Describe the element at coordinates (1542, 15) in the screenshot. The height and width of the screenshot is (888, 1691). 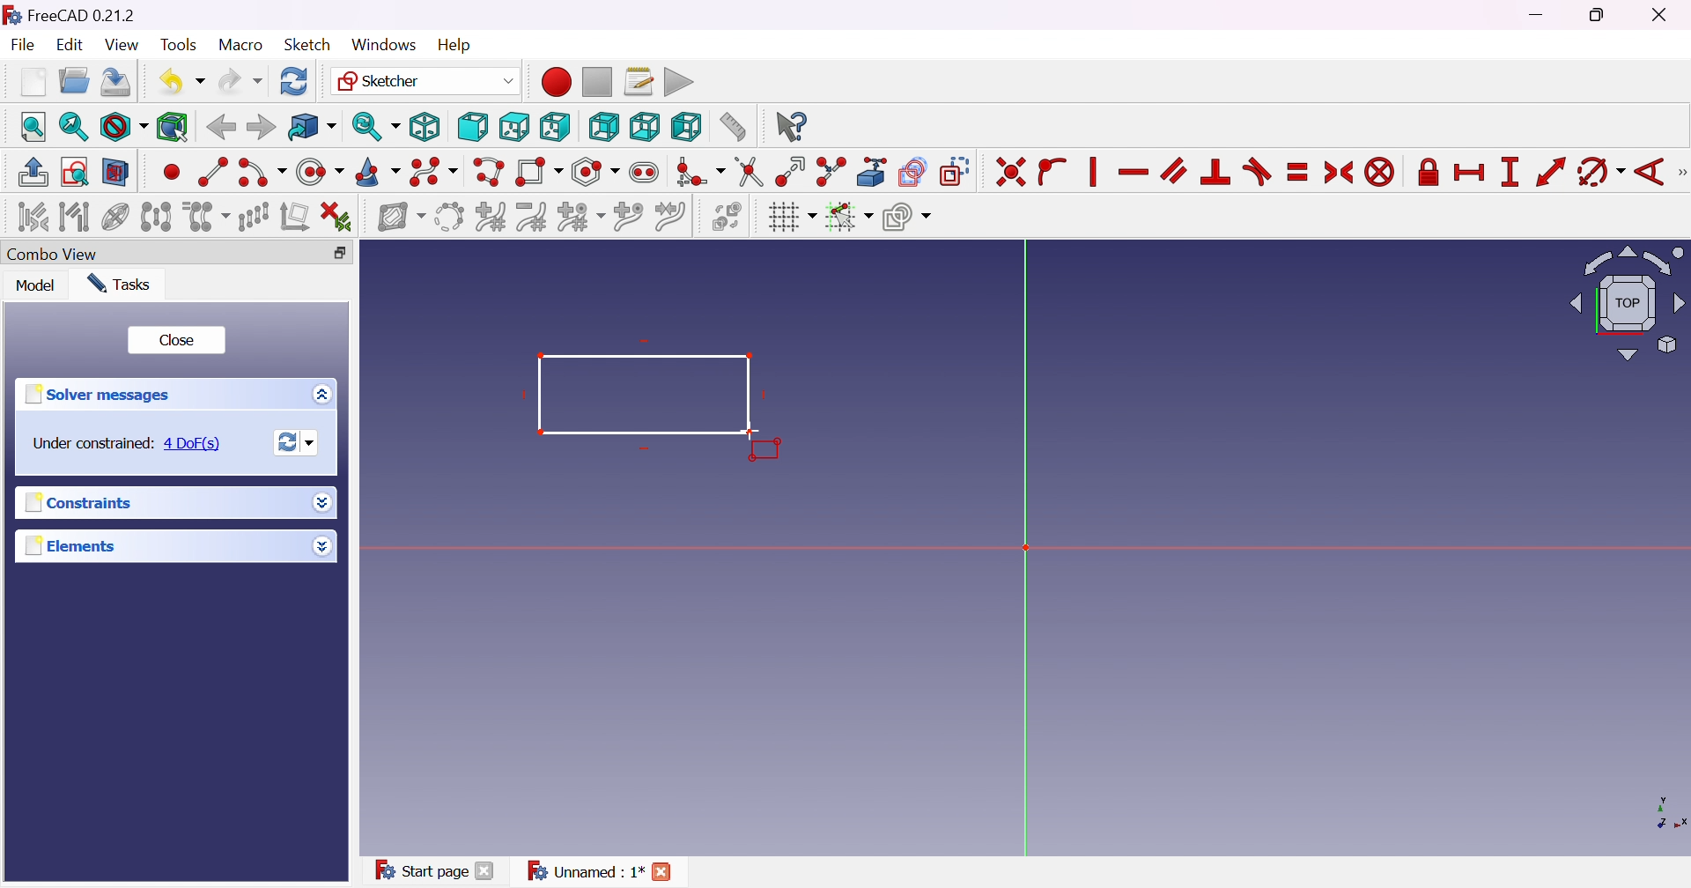
I see `Minimize` at that location.